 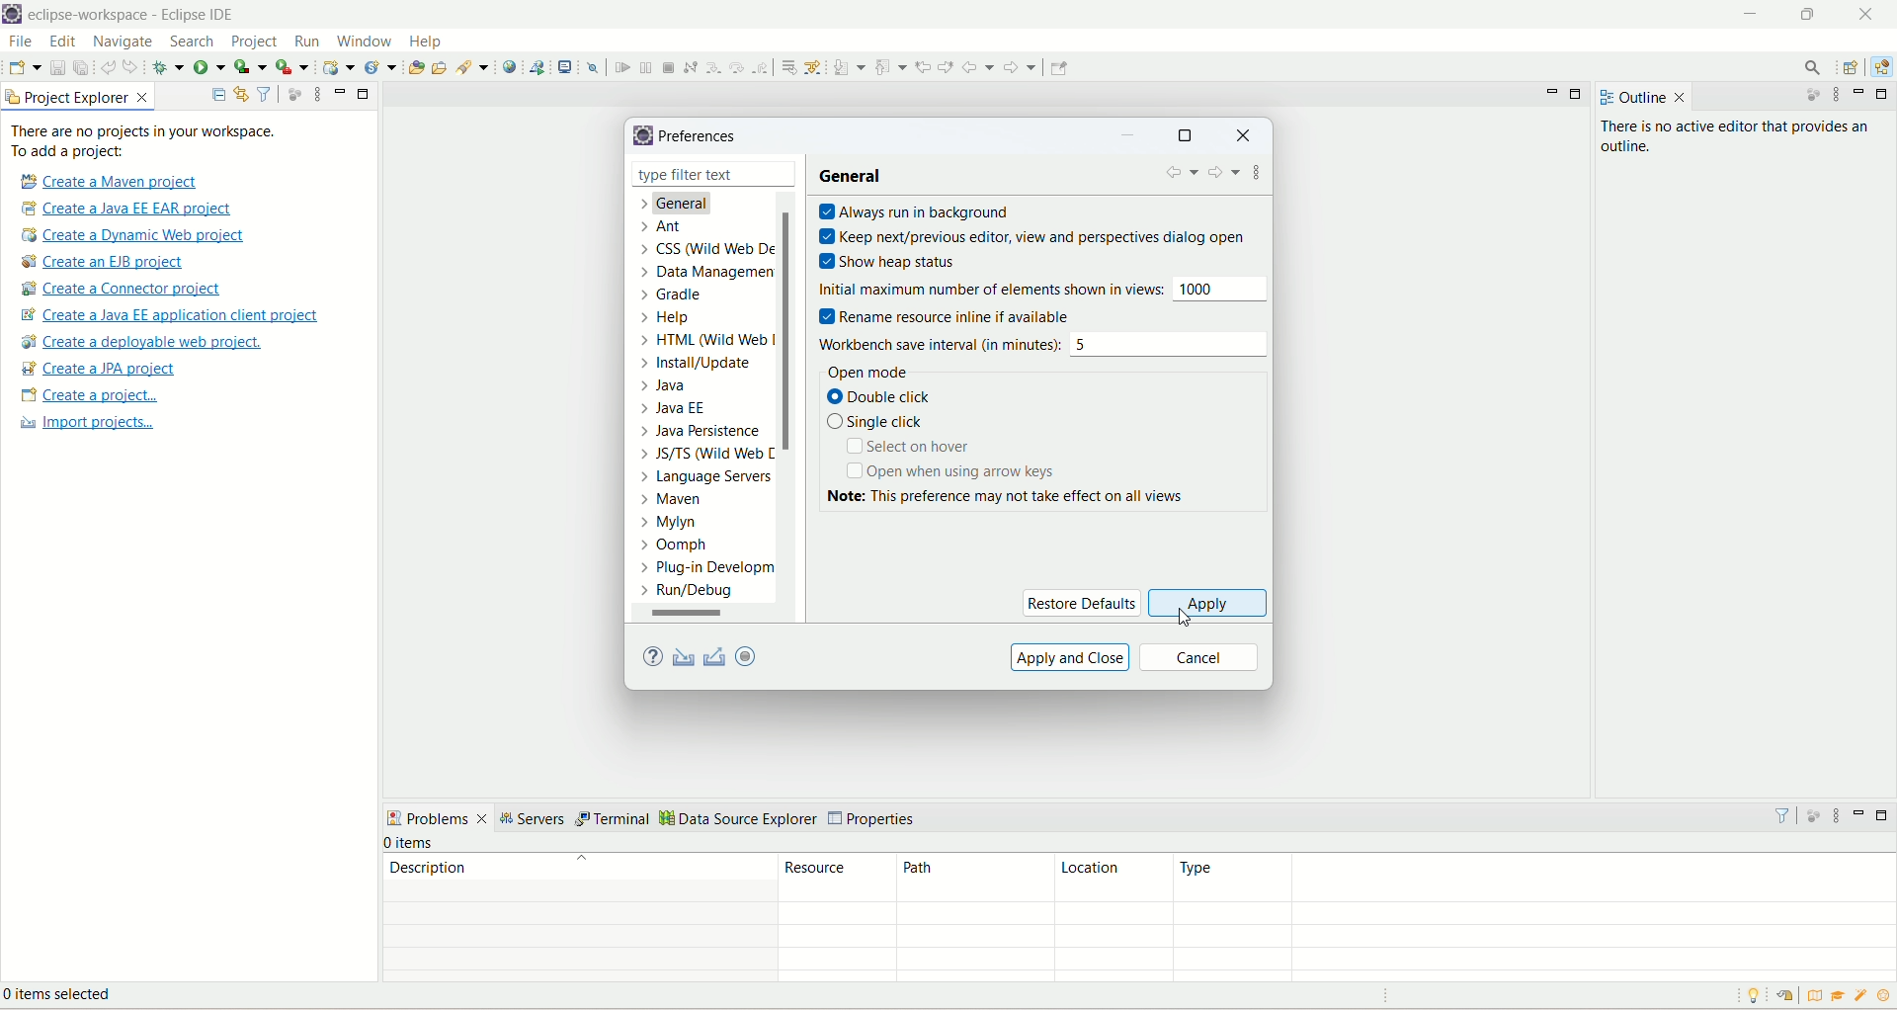 What do you see at coordinates (124, 290) in the screenshot?
I see `create a connector project` at bounding box center [124, 290].